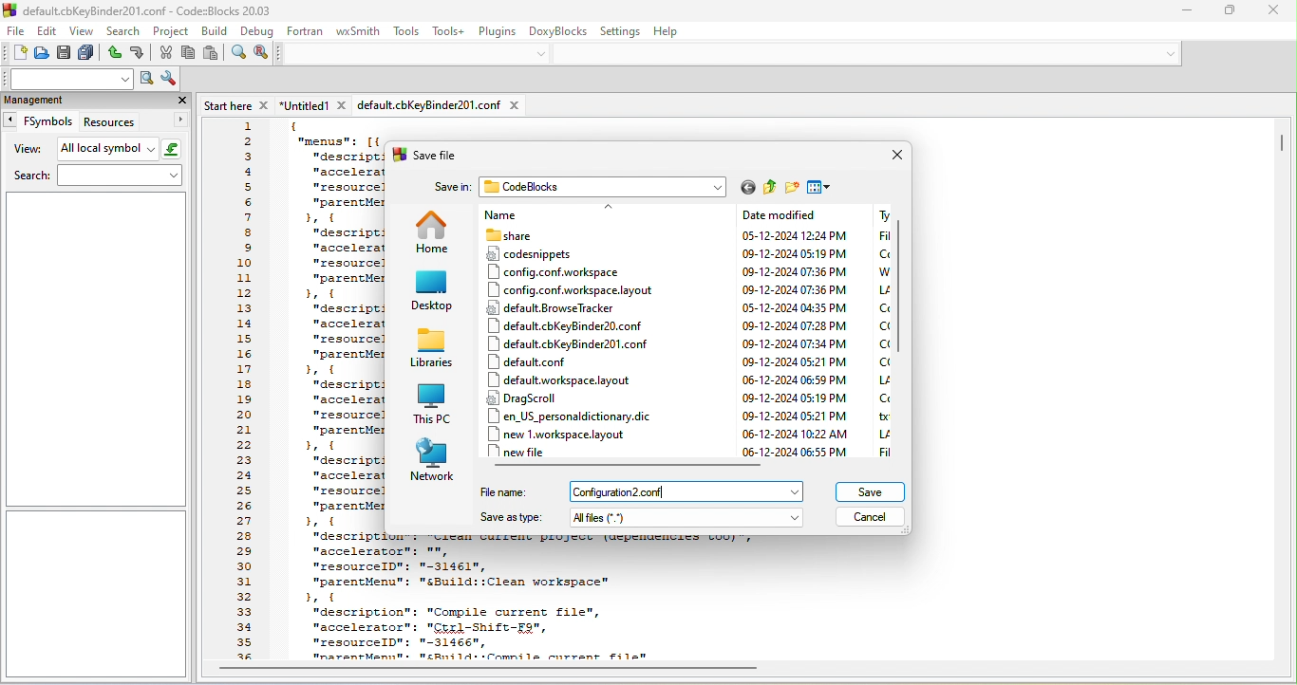 The height and width of the screenshot is (685, 1297). What do you see at coordinates (37, 121) in the screenshot?
I see `fsymbols` at bounding box center [37, 121].